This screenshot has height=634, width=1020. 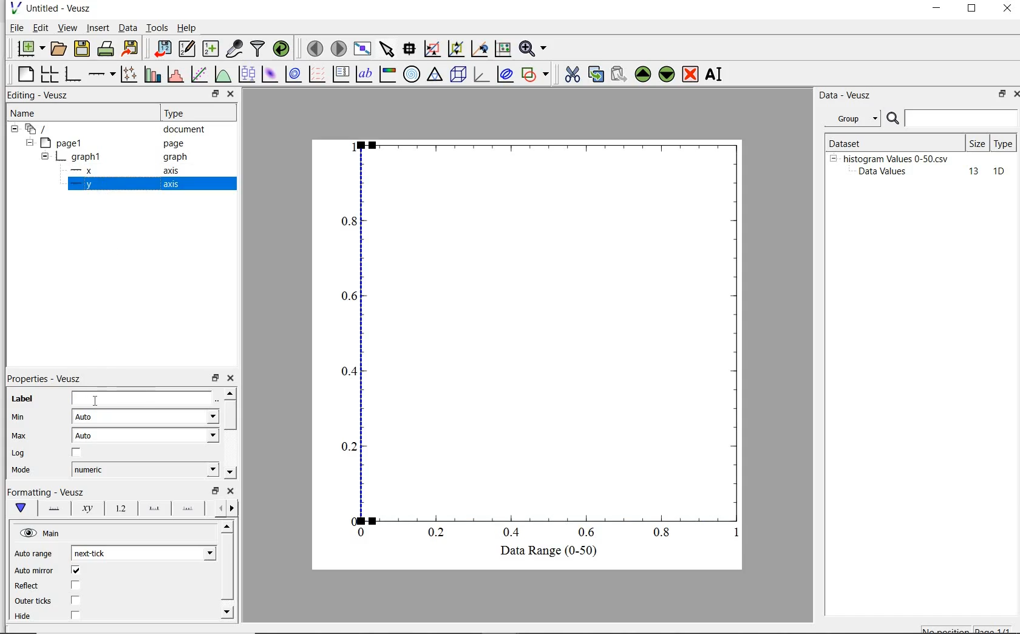 I want to click on move down the selected widget, so click(x=667, y=76).